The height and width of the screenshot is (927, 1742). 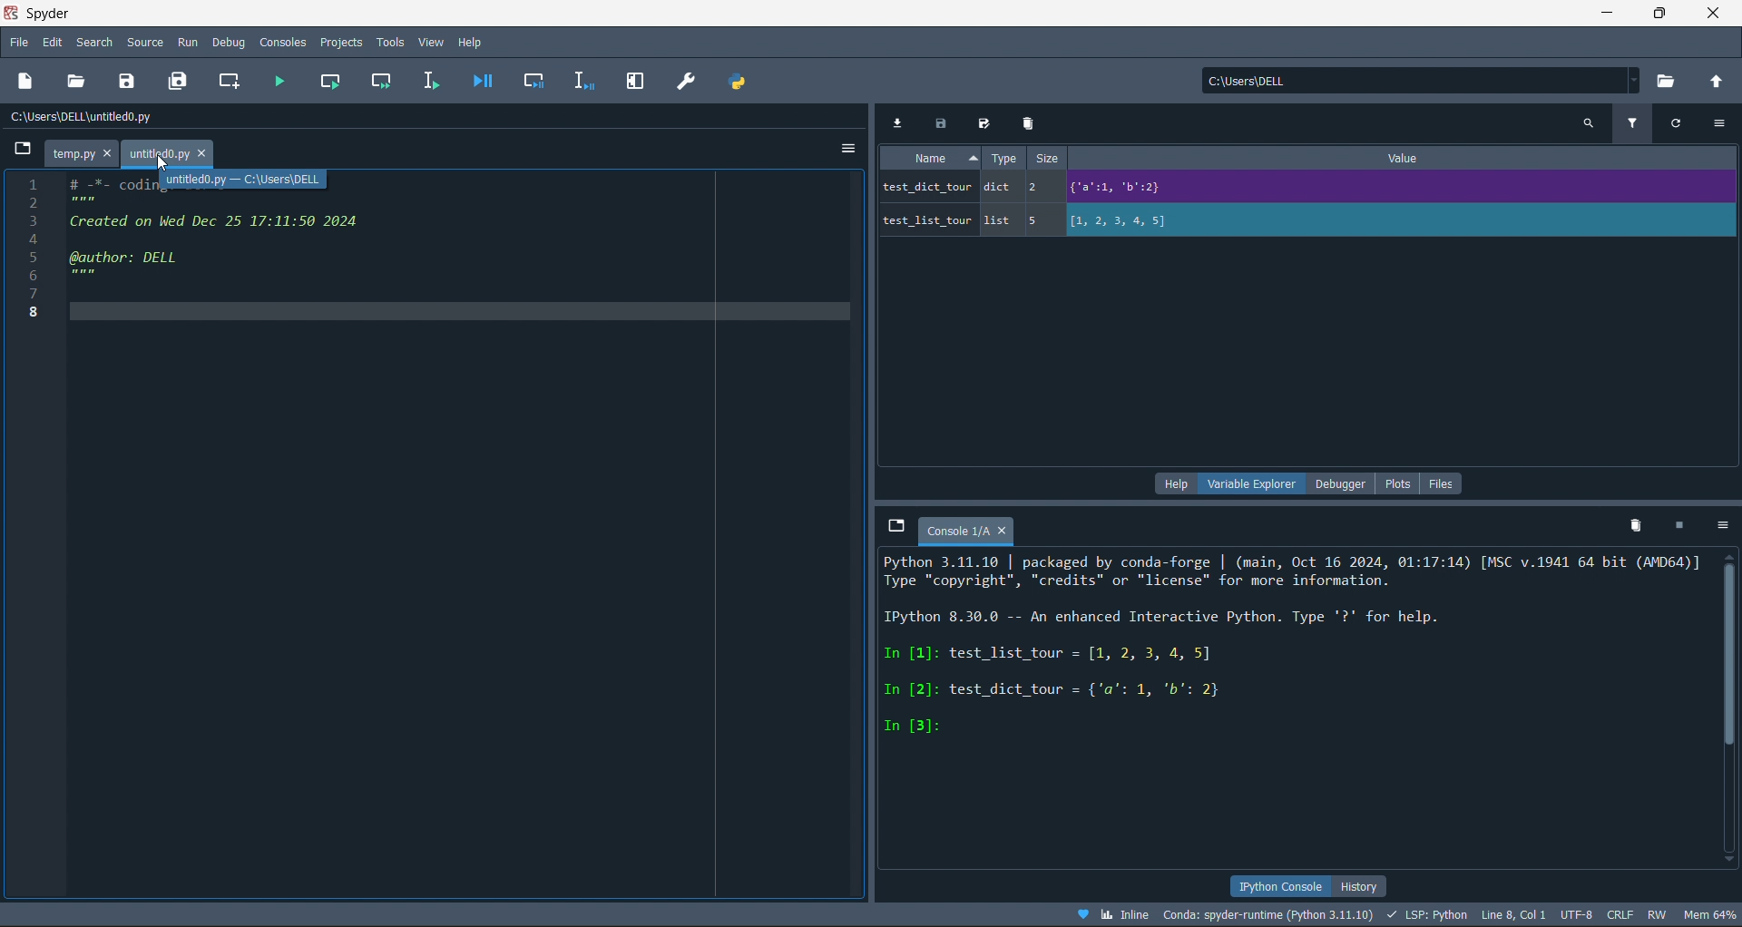 I want to click on run cell and move, so click(x=378, y=80).